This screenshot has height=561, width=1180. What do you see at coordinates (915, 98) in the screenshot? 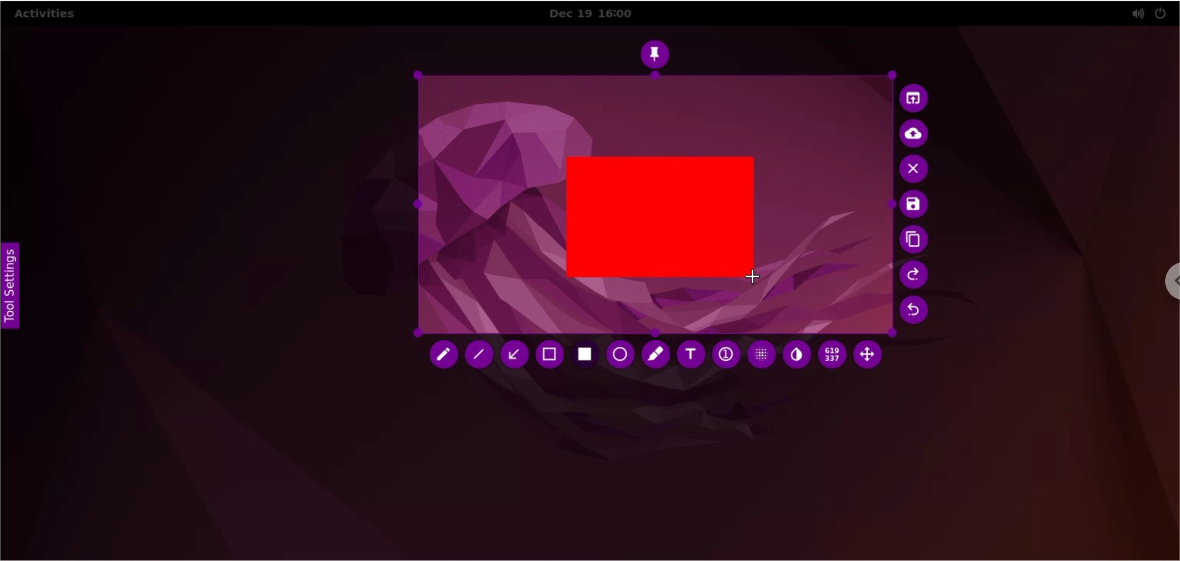
I see `choose app to open screenshot` at bounding box center [915, 98].